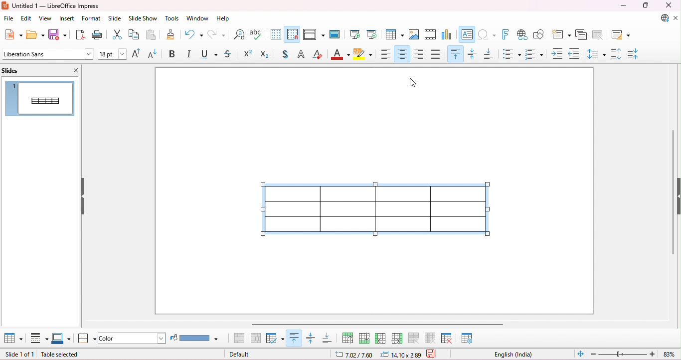 The image size is (681, 360). What do you see at coordinates (173, 54) in the screenshot?
I see `Bold` at bounding box center [173, 54].